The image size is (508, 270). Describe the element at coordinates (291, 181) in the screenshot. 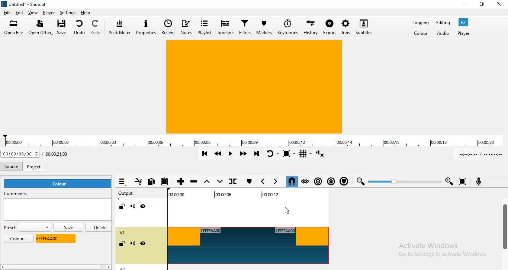

I see `Snap` at that location.